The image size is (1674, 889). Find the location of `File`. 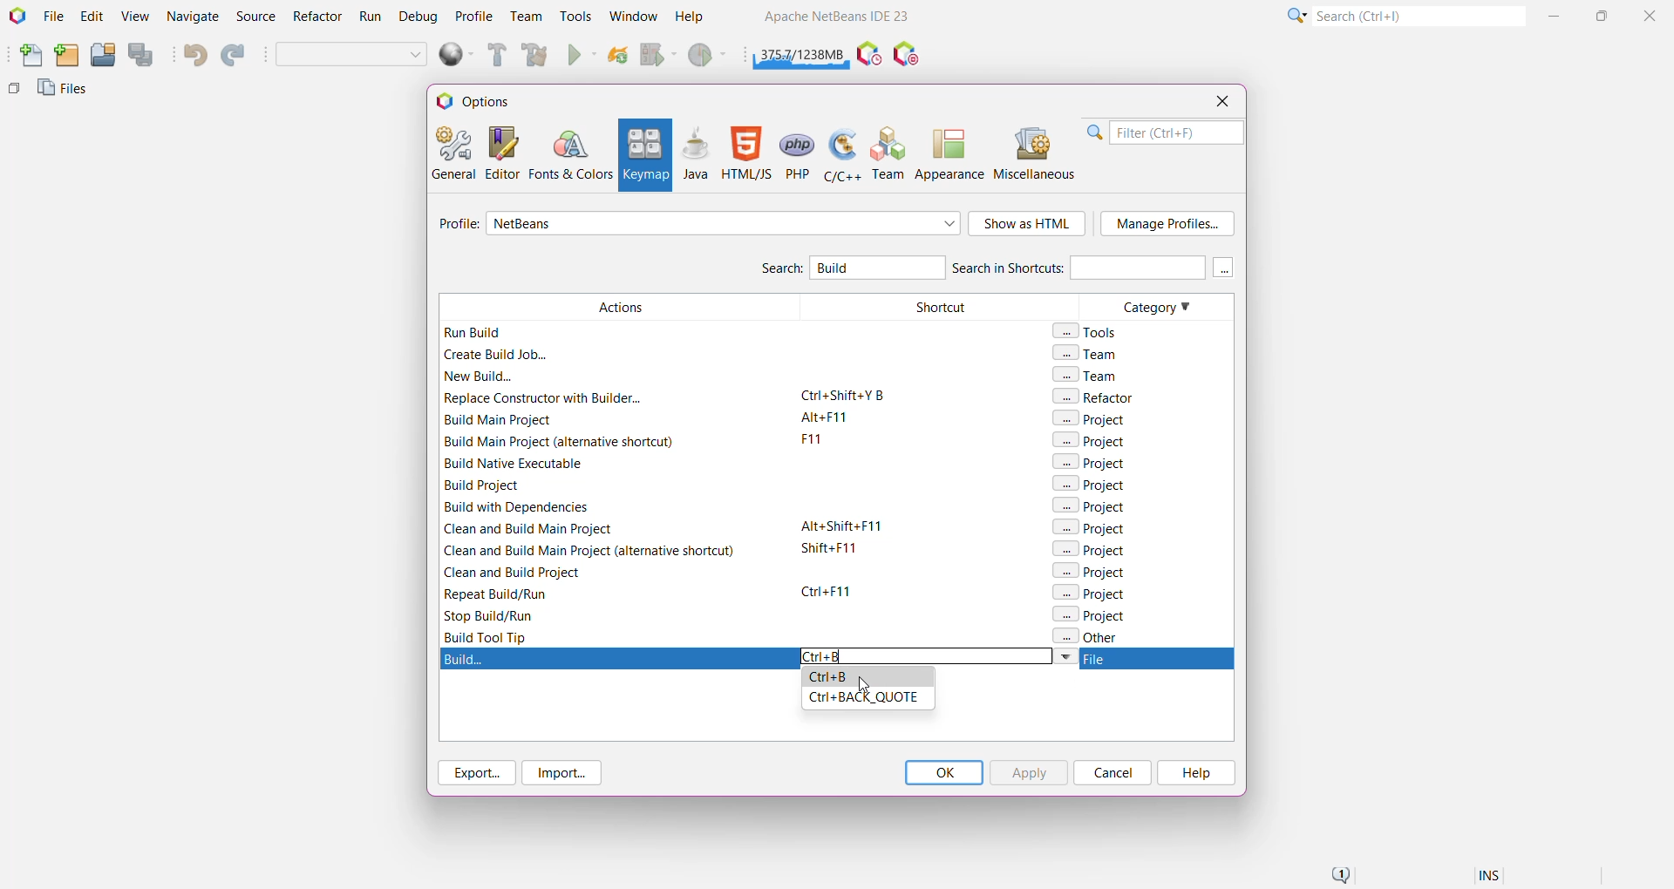

File is located at coordinates (53, 17).